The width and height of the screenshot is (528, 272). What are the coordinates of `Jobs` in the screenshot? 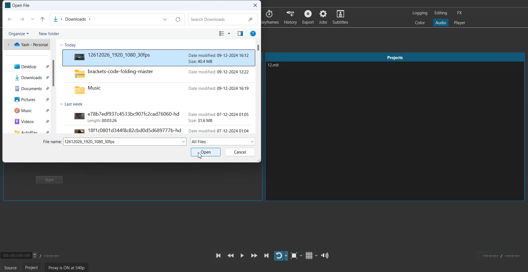 It's located at (323, 17).